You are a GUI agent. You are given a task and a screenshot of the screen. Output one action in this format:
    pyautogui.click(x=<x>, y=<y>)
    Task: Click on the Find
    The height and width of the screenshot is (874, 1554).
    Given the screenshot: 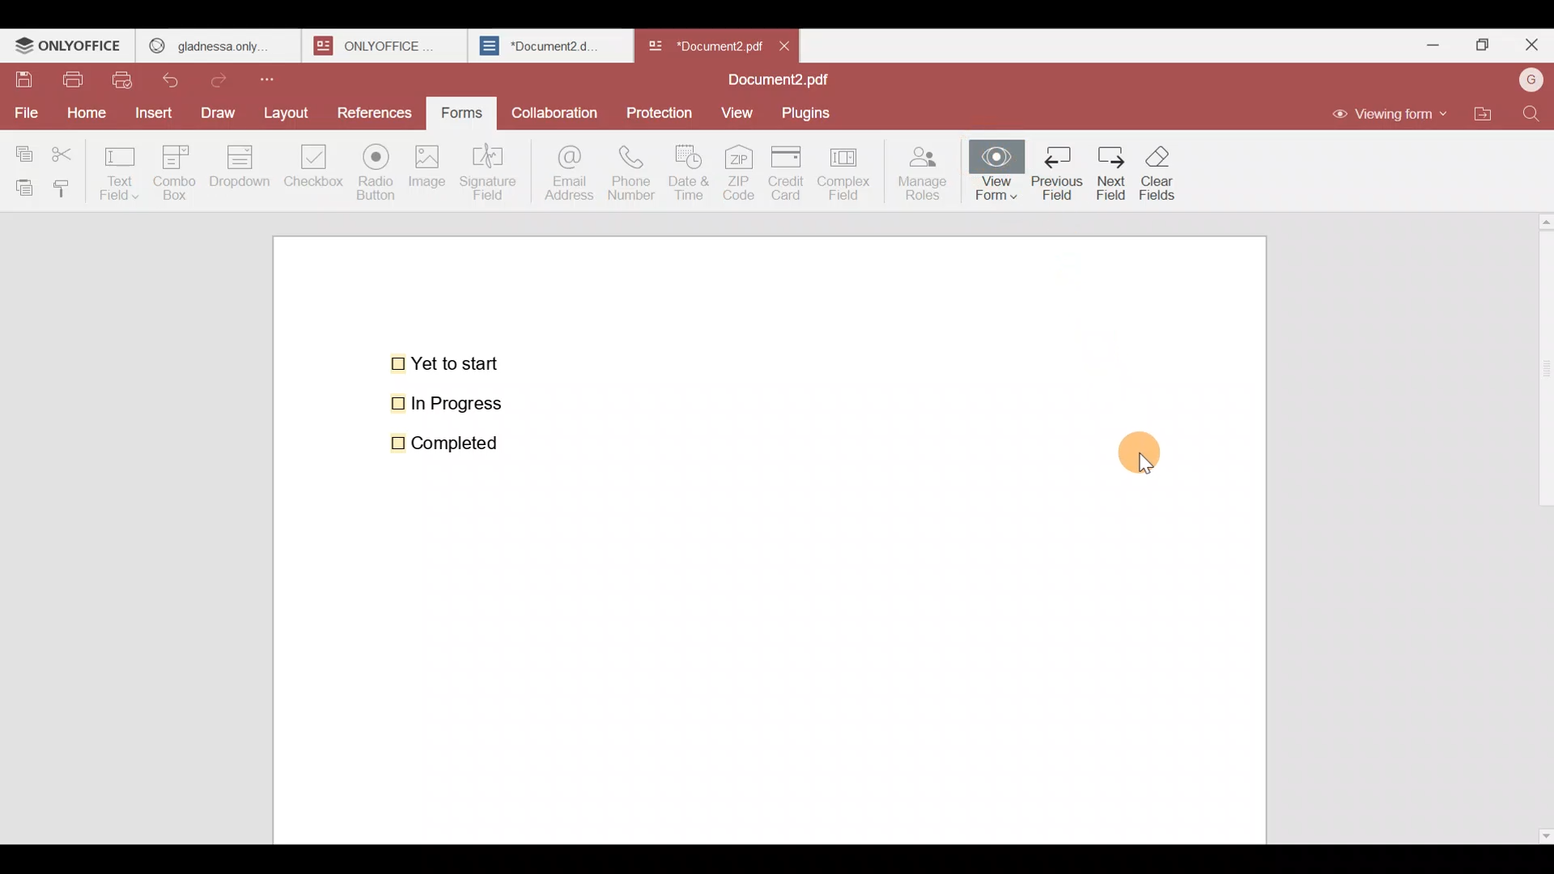 What is the action you would take?
    pyautogui.click(x=1531, y=113)
    